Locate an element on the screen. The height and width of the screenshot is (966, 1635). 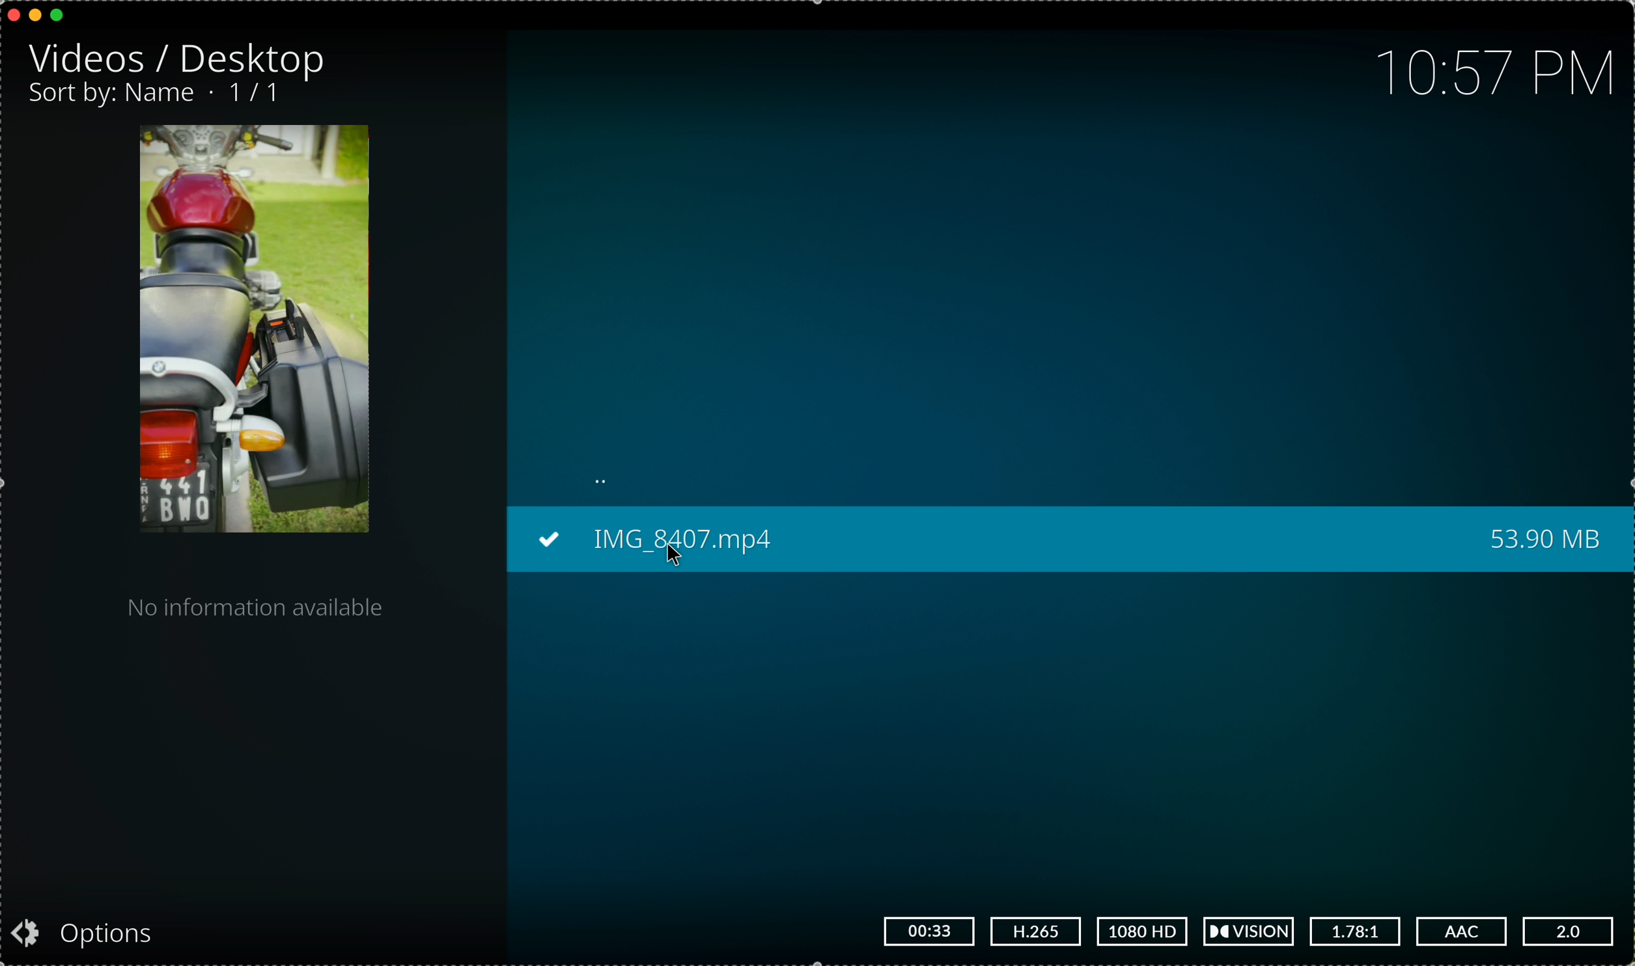
no information available is located at coordinates (260, 611).